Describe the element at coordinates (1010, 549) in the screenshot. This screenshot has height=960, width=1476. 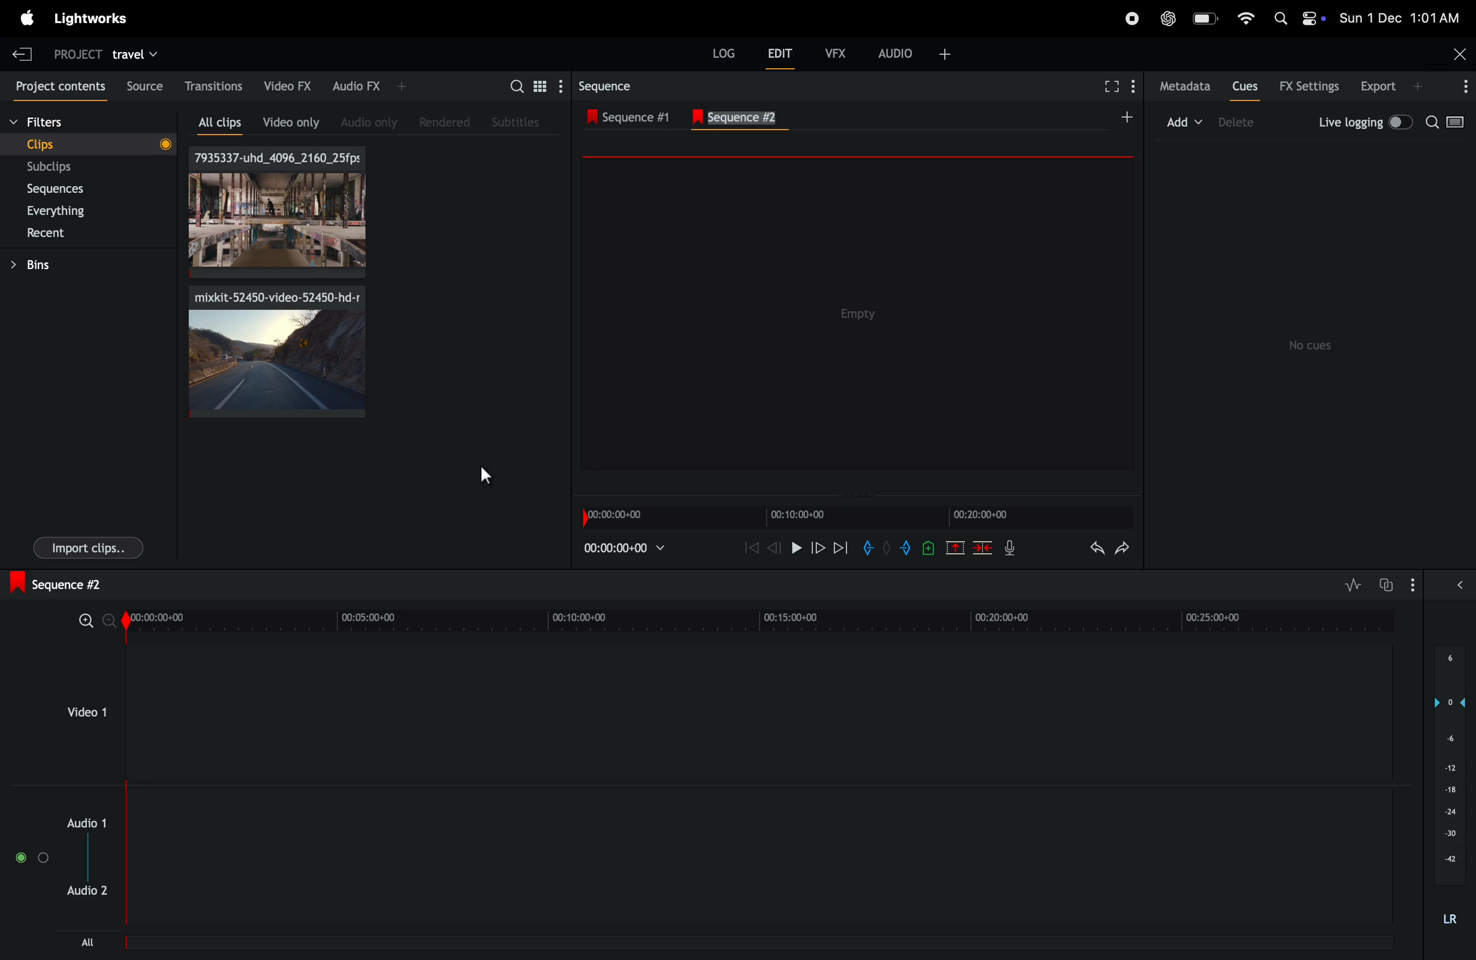
I see `mic` at that location.